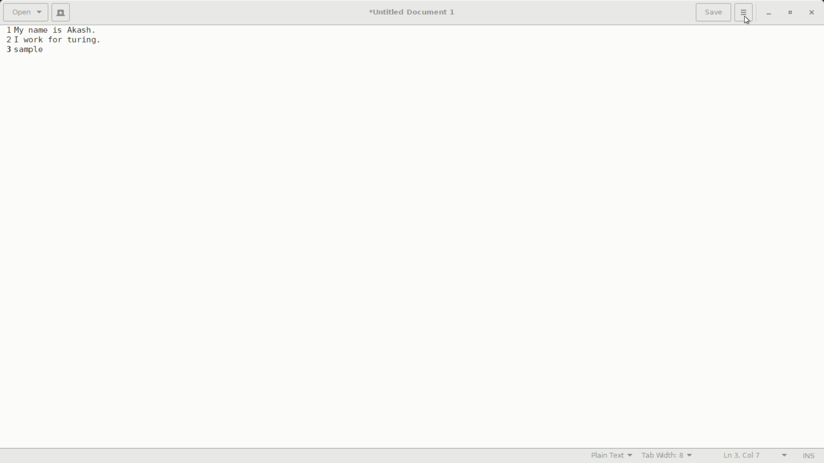  What do you see at coordinates (789, 13) in the screenshot?
I see `maximize or restore` at bounding box center [789, 13].